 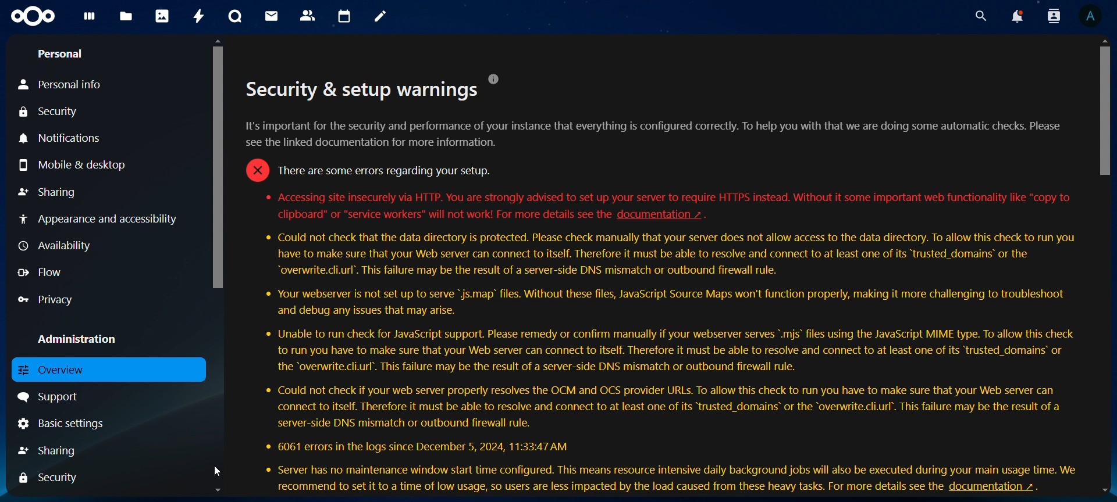 What do you see at coordinates (76, 339) in the screenshot?
I see `administration` at bounding box center [76, 339].